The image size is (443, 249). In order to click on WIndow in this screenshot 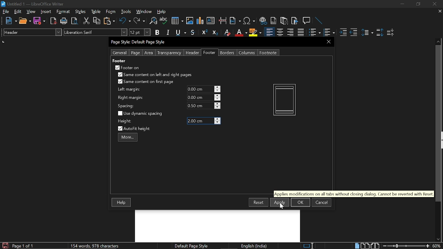, I will do `click(144, 11)`.